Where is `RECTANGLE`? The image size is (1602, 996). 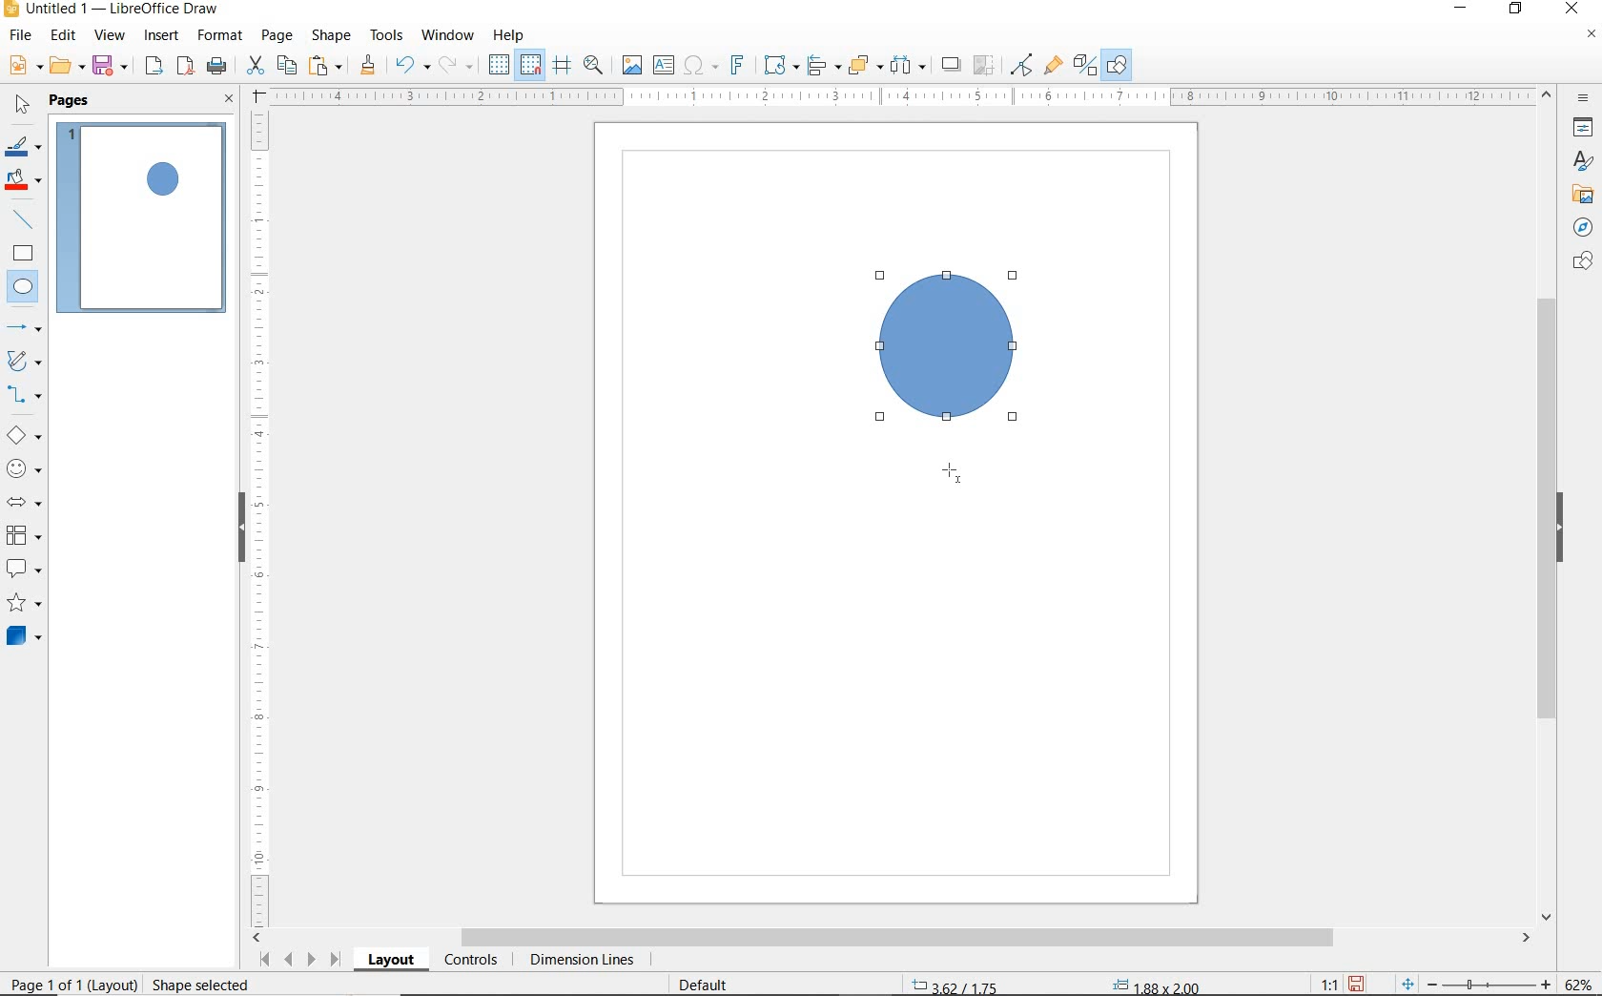
RECTANGLE is located at coordinates (23, 256).